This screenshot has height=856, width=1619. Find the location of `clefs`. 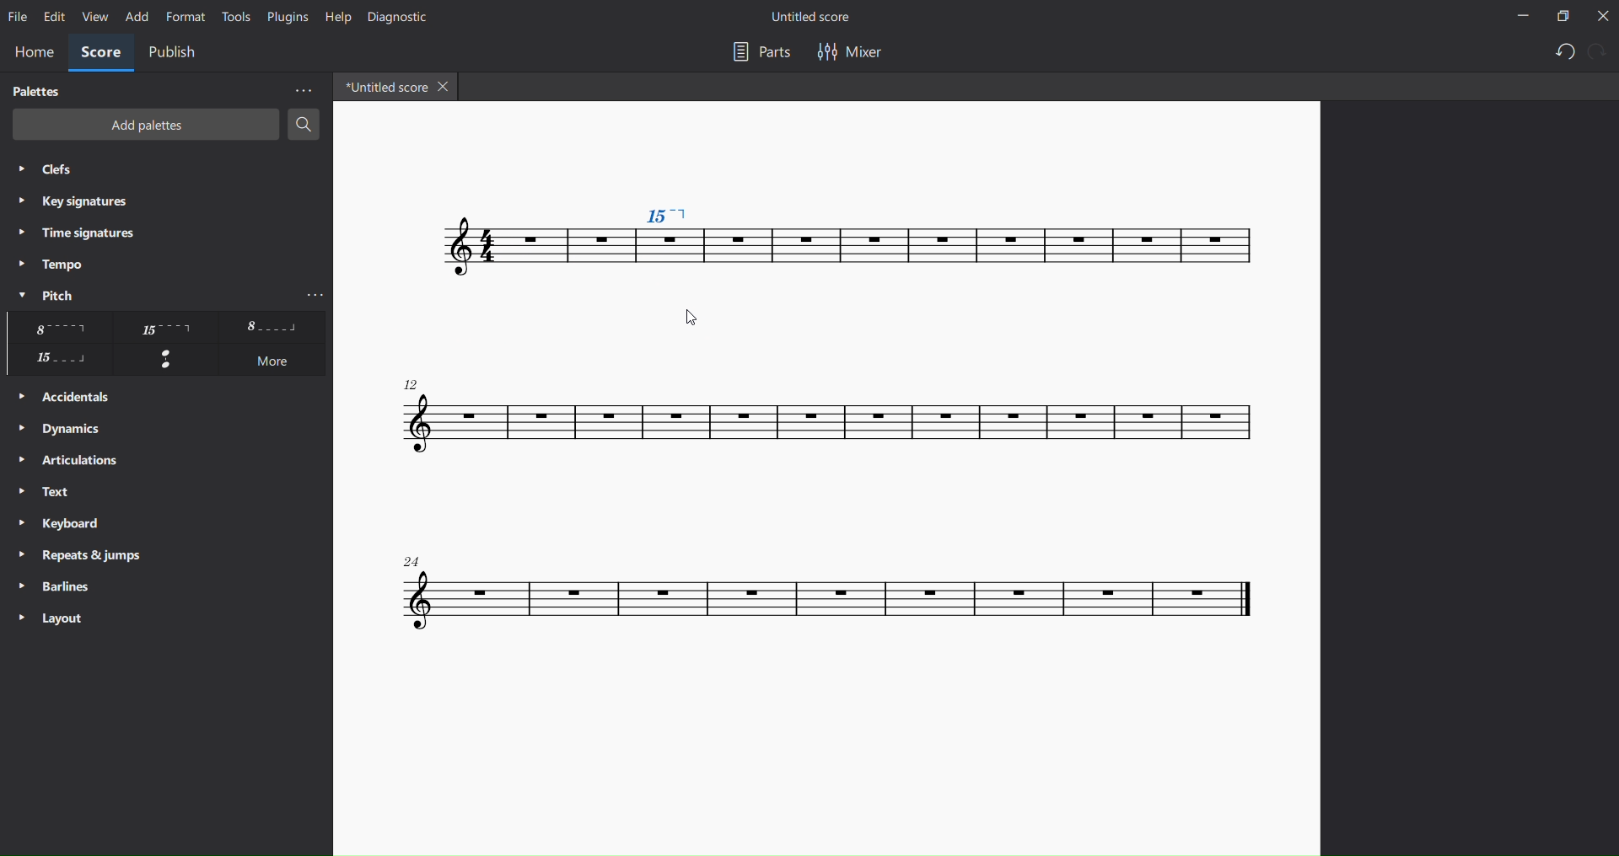

clefs is located at coordinates (51, 171).